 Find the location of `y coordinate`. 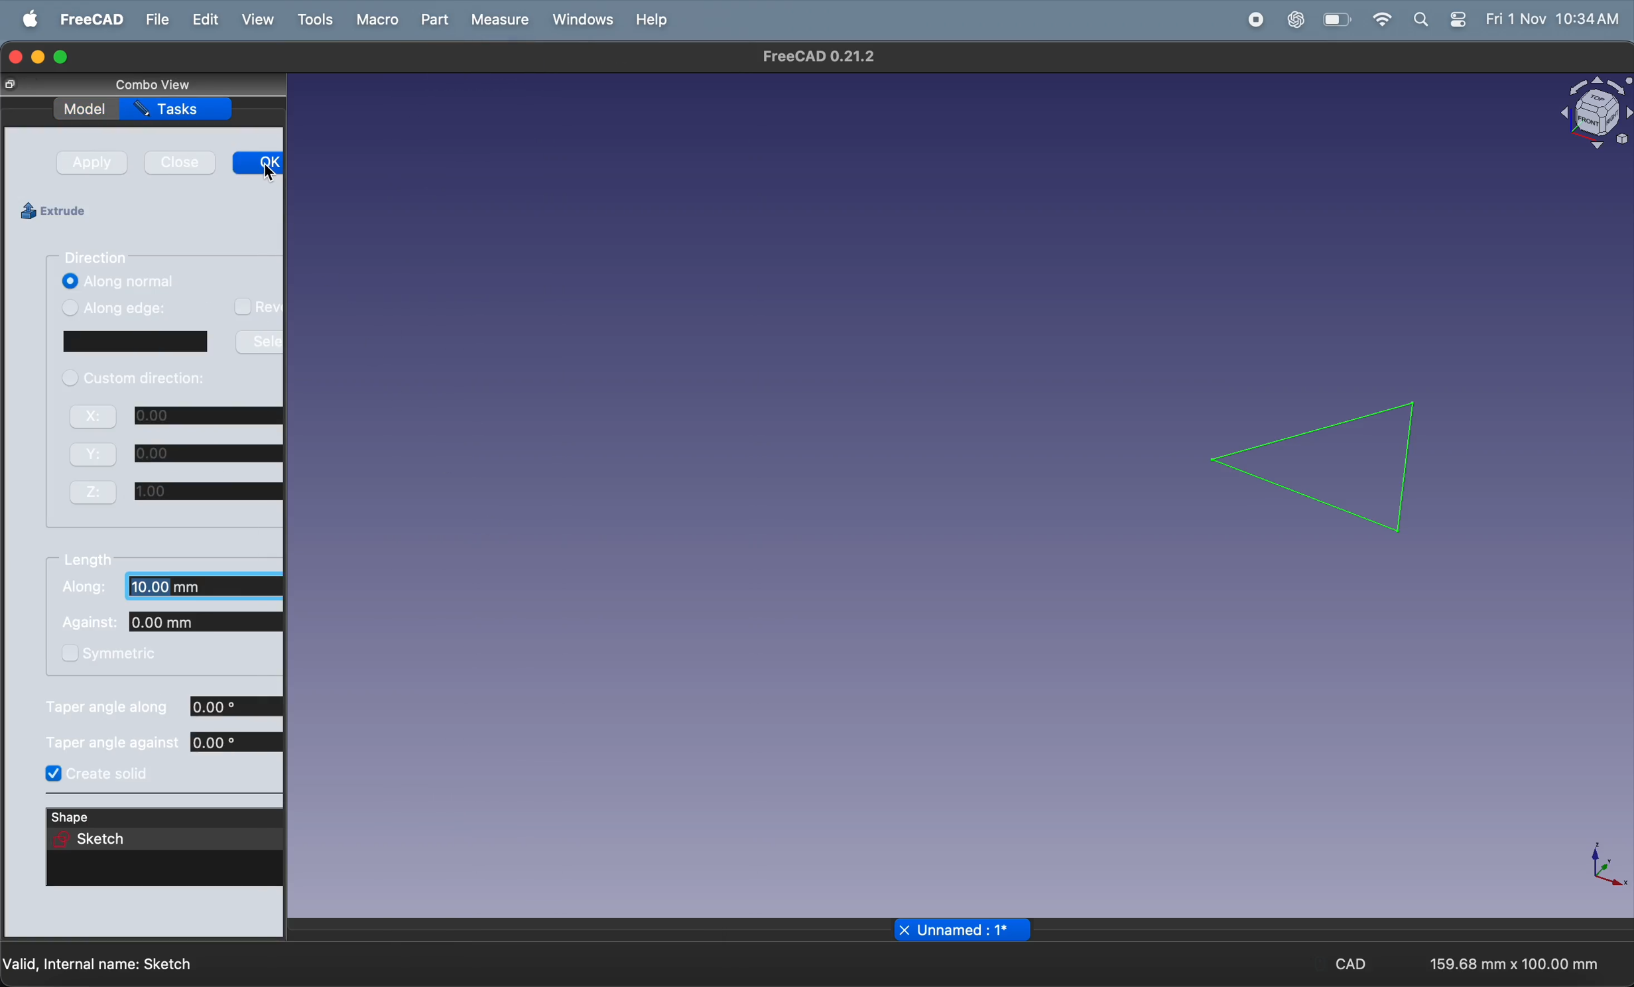

y coordinate is located at coordinates (208, 455).